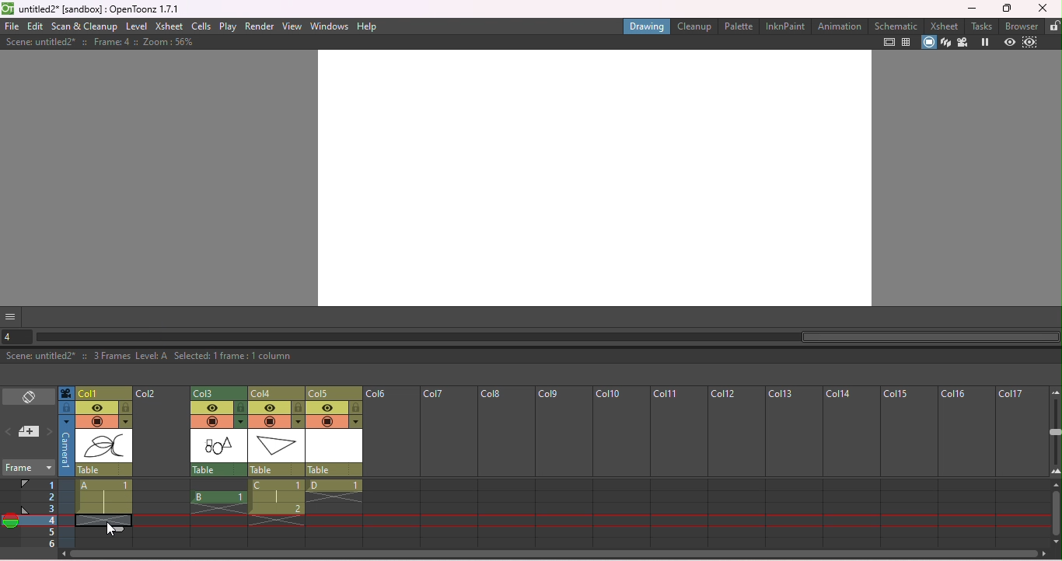  I want to click on column 4, so click(276, 392).